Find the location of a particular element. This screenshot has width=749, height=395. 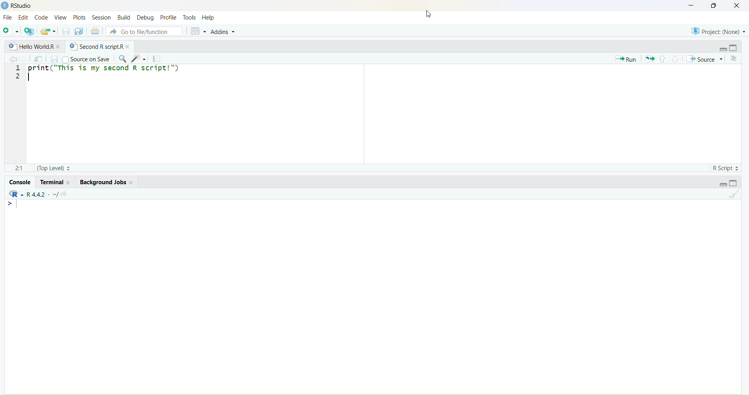

Hello World.R is located at coordinates (41, 46).